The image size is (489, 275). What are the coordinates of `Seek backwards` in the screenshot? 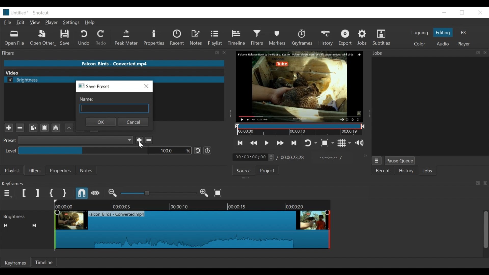 It's located at (5, 225).